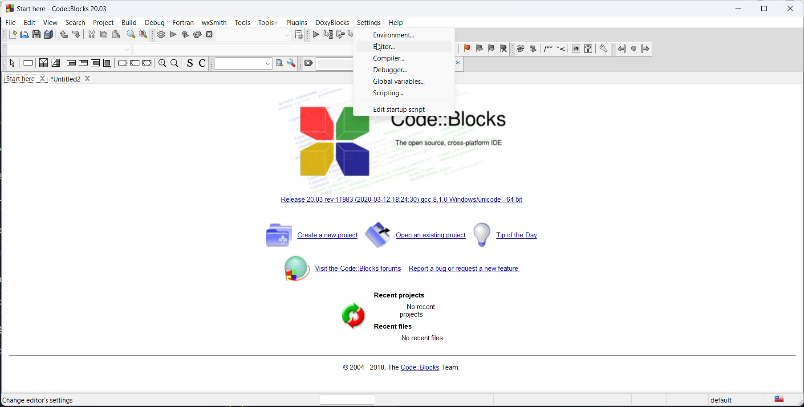 The height and width of the screenshot is (407, 804). I want to click on forum, so click(338, 273).